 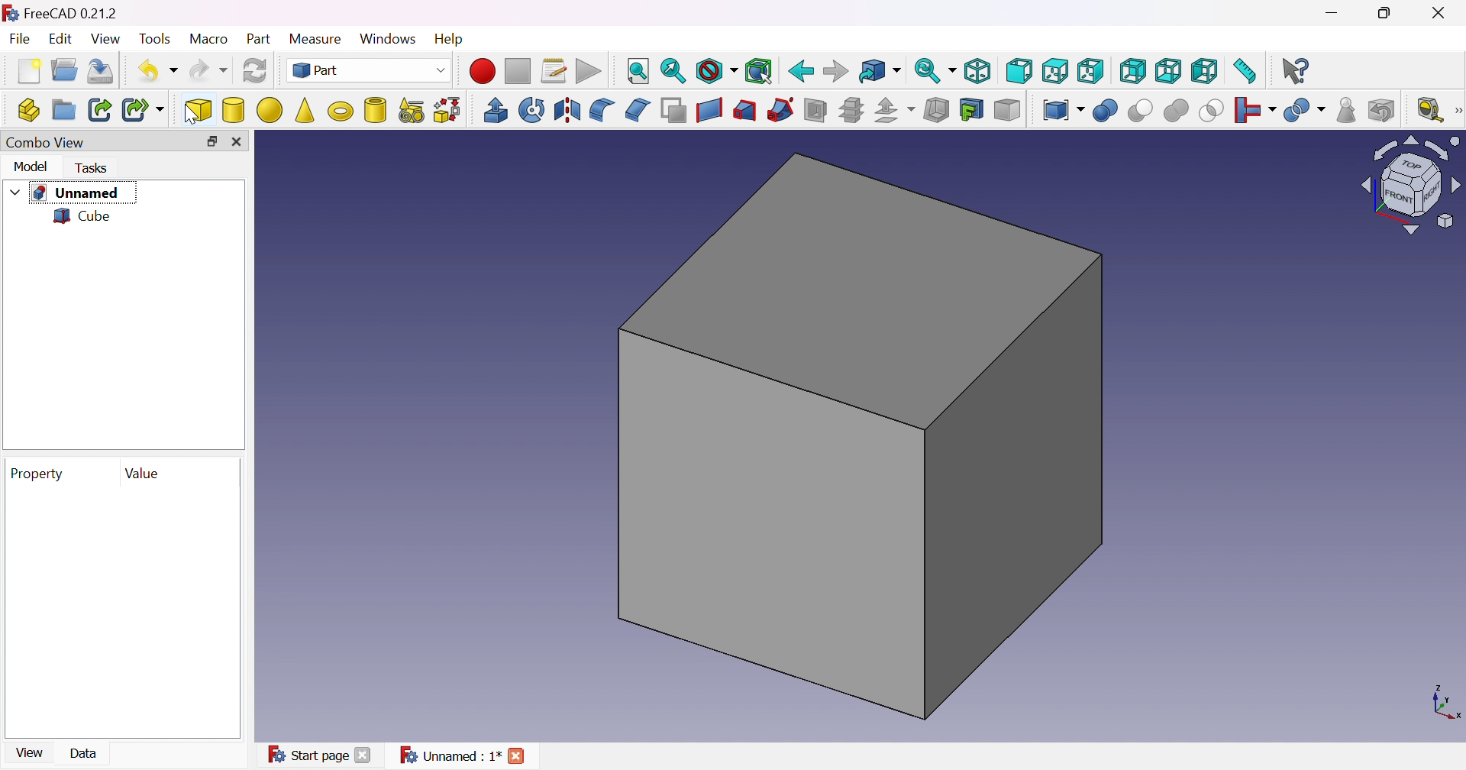 I want to click on Right, so click(x=1090, y=71).